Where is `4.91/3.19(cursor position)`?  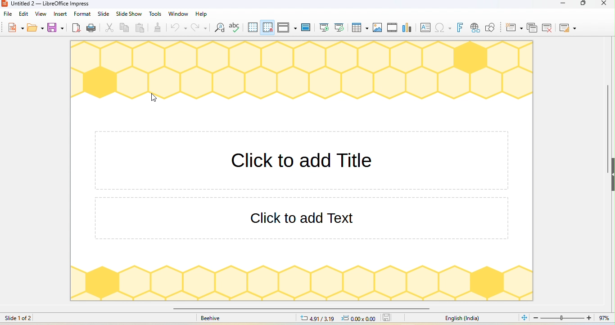
4.91/3.19(cursor position) is located at coordinates (317, 319).